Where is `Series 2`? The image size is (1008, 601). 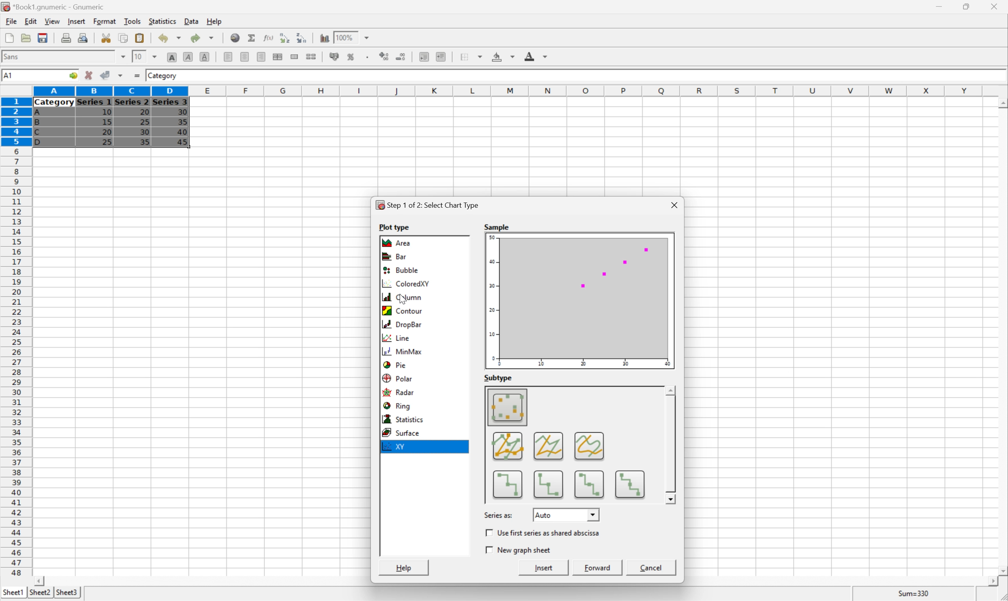 Series 2 is located at coordinates (131, 101).